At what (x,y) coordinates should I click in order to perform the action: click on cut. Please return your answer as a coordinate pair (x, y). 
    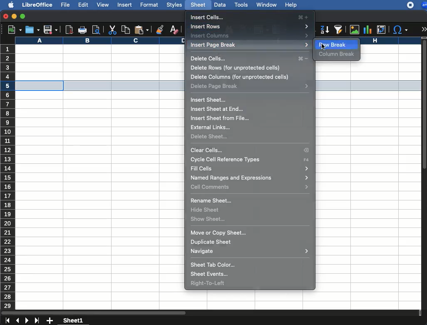
    Looking at the image, I should click on (113, 30).